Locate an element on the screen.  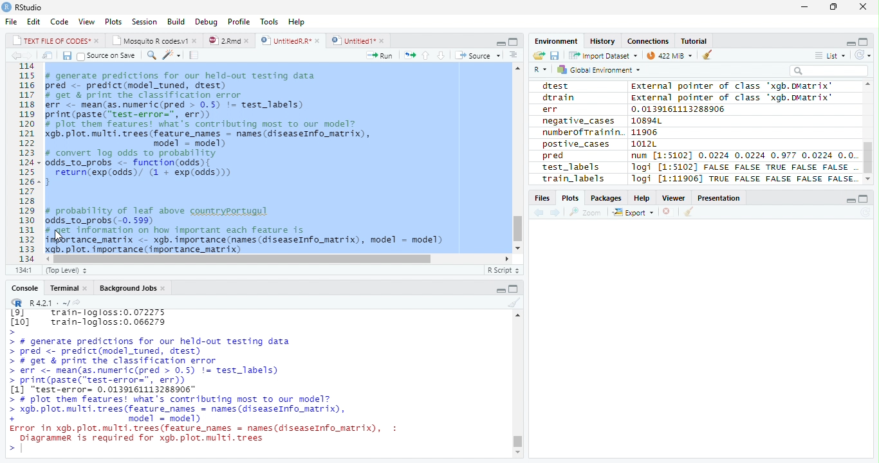
Close is located at coordinates (862, 7).